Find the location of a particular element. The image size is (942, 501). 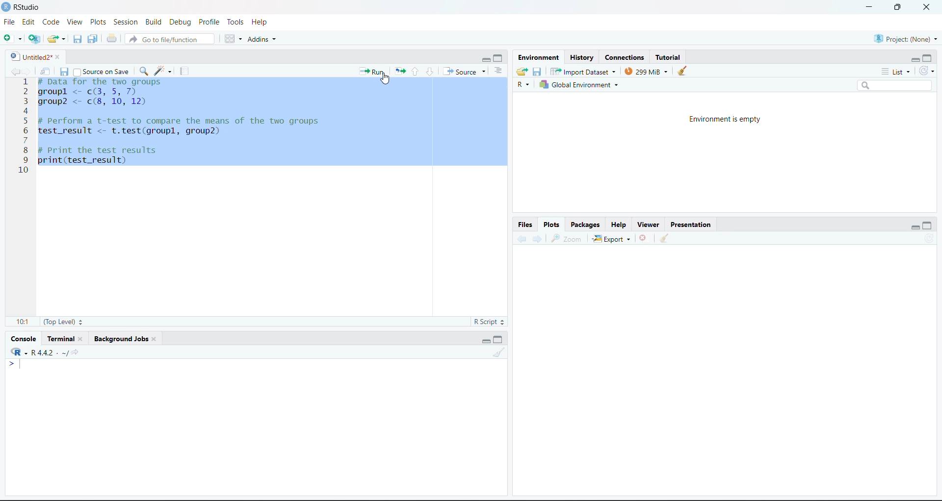

maximize is located at coordinates (899, 7).